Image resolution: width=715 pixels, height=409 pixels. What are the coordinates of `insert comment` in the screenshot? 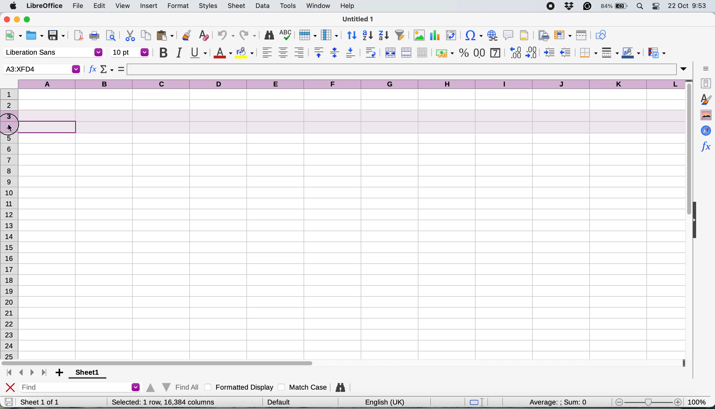 It's located at (509, 35).